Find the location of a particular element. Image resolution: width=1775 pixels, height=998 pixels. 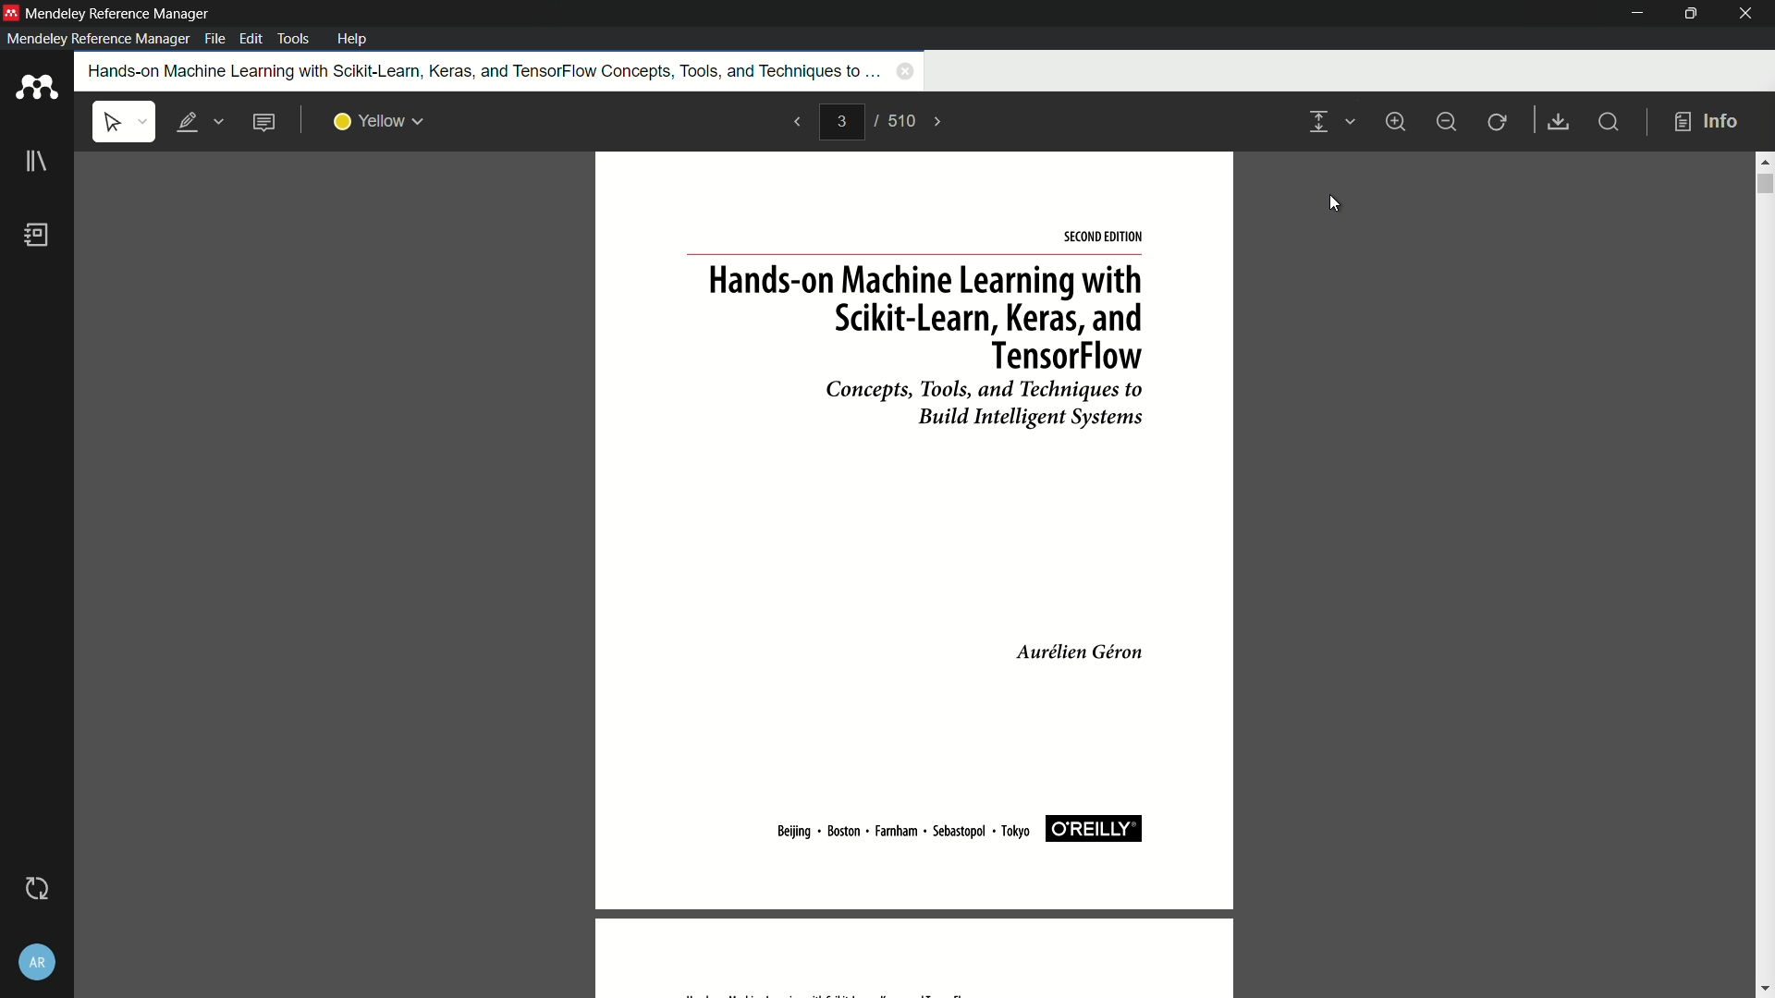

save is located at coordinates (1556, 121).